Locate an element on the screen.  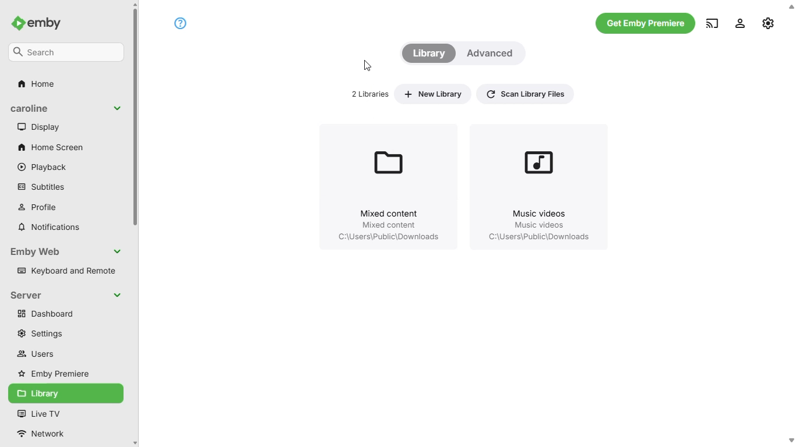
help is located at coordinates (181, 22).